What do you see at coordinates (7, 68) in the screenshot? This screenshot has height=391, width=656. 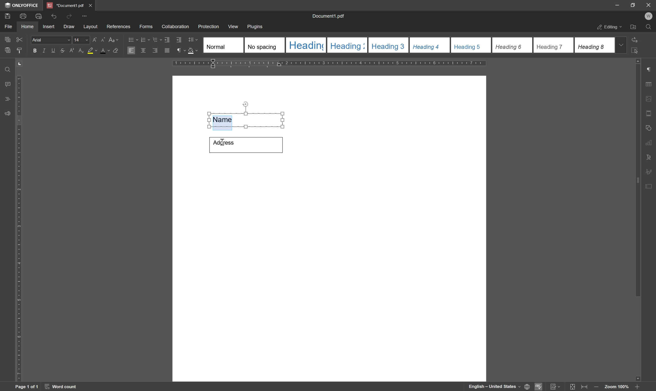 I see `find` at bounding box center [7, 68].